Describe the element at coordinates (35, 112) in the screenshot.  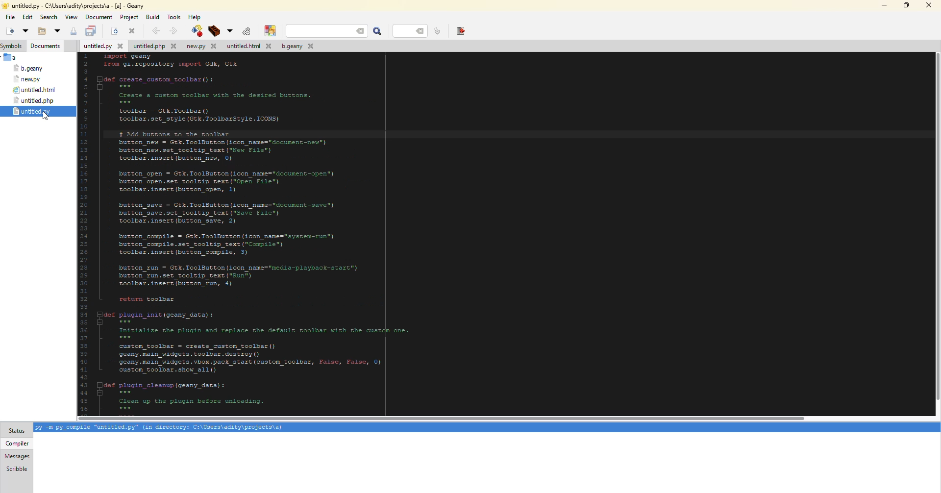
I see `file viewed simultaneously` at that location.